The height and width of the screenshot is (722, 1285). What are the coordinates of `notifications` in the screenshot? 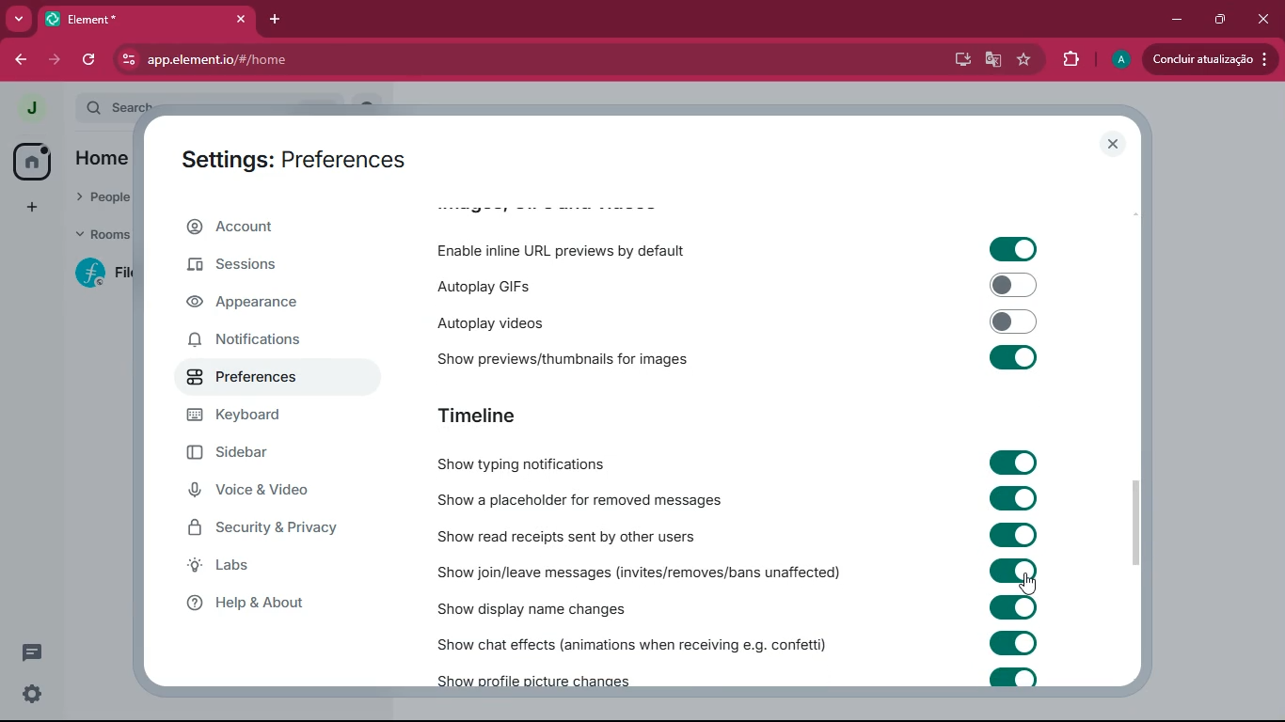 It's located at (259, 340).